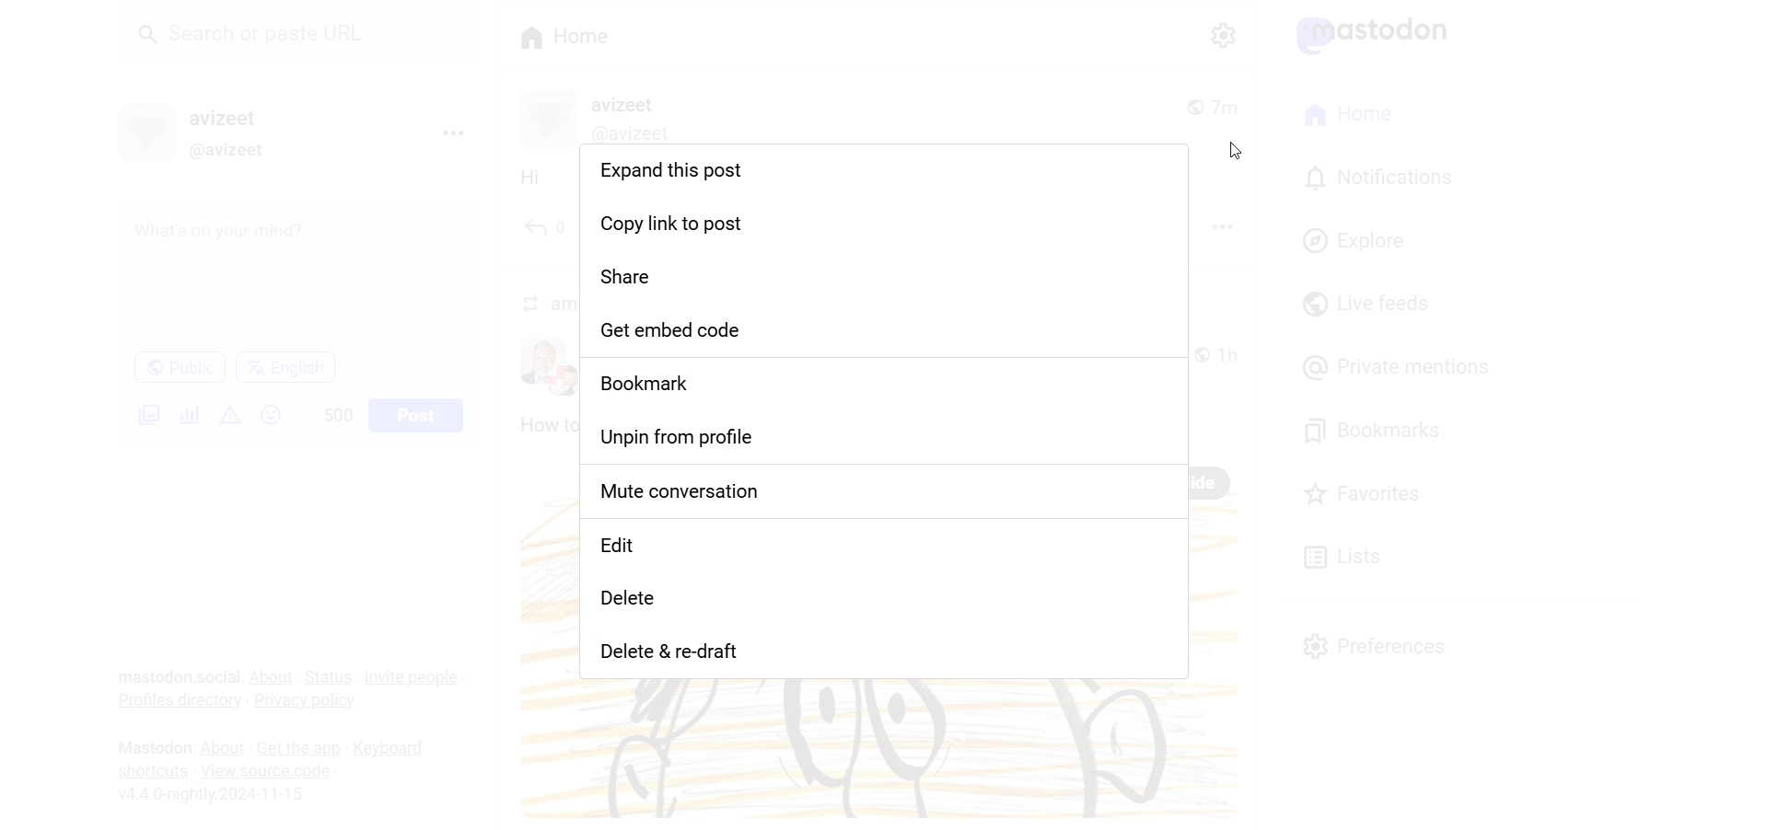  What do you see at coordinates (1263, 254) in the screenshot?
I see `More` at bounding box center [1263, 254].